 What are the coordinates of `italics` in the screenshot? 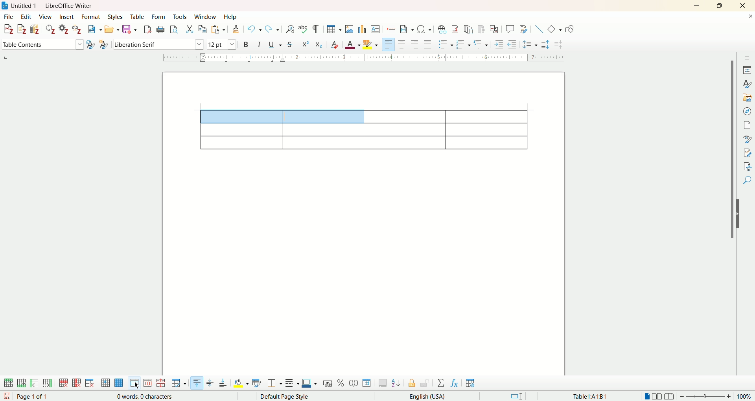 It's located at (260, 45).